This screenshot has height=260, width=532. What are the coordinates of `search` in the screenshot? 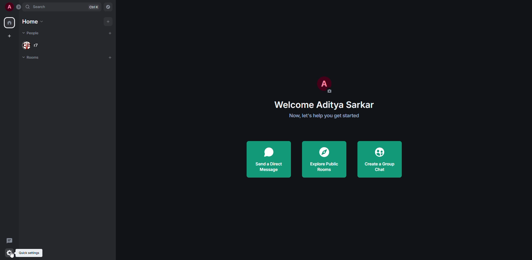 It's located at (41, 7).